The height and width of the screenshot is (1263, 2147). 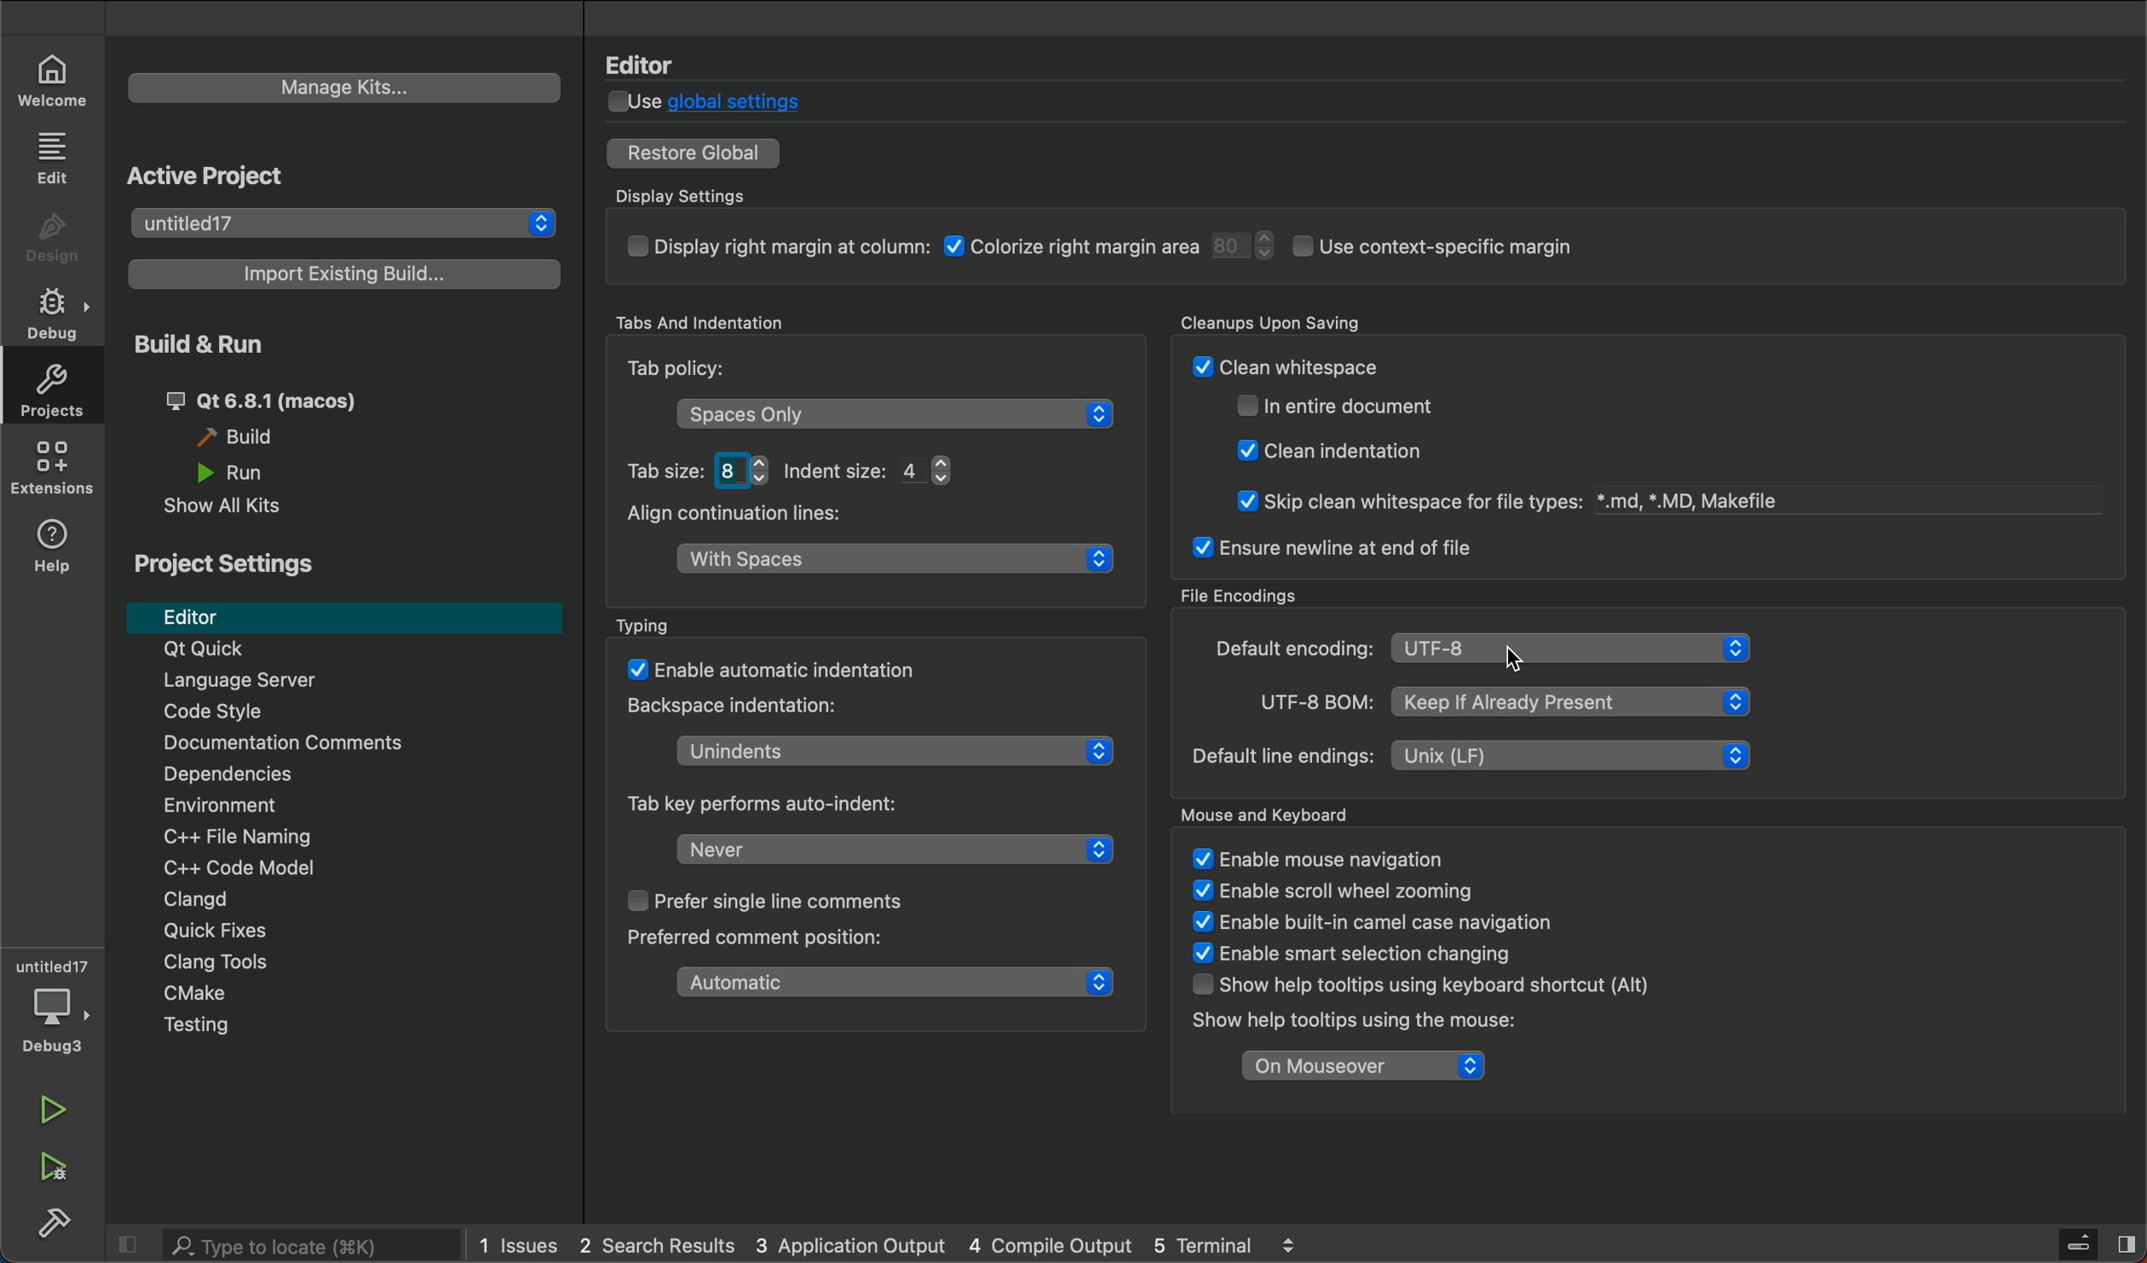 I want to click on code style, so click(x=335, y=714).